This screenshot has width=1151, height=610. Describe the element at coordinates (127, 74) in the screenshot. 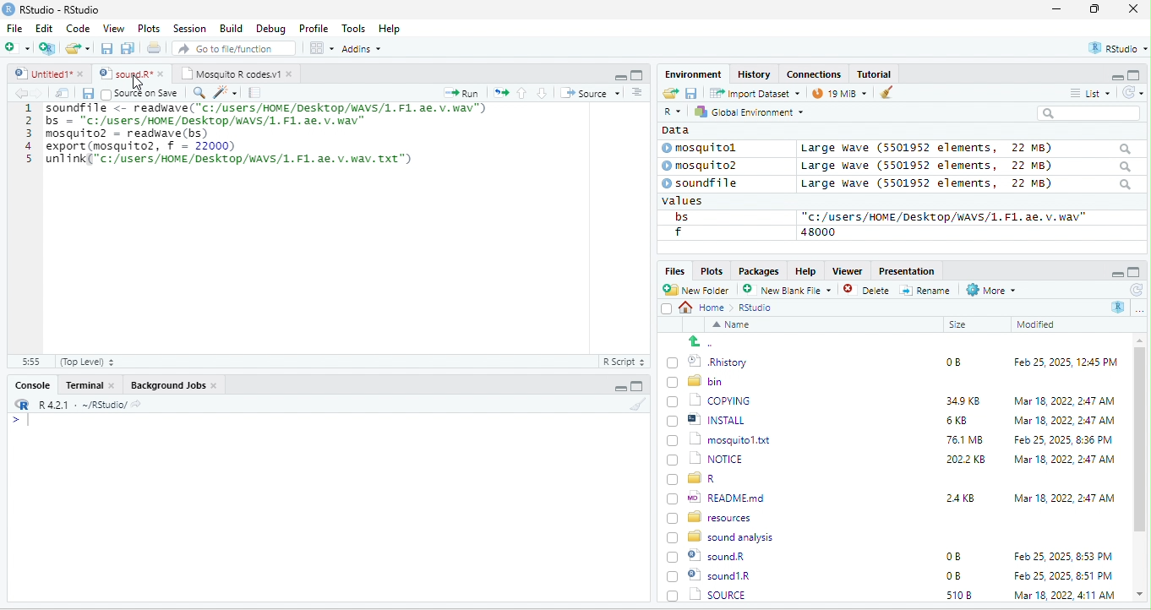

I see `‘Mosquito R codes.vi` at that location.